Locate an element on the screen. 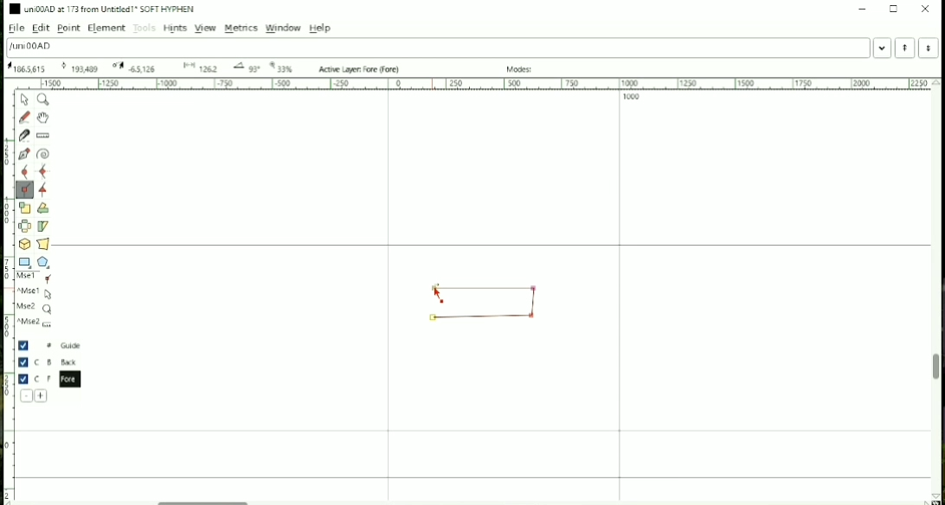 The height and width of the screenshot is (505, 945). Add a curve point always either horizontal or vertical is located at coordinates (44, 171).